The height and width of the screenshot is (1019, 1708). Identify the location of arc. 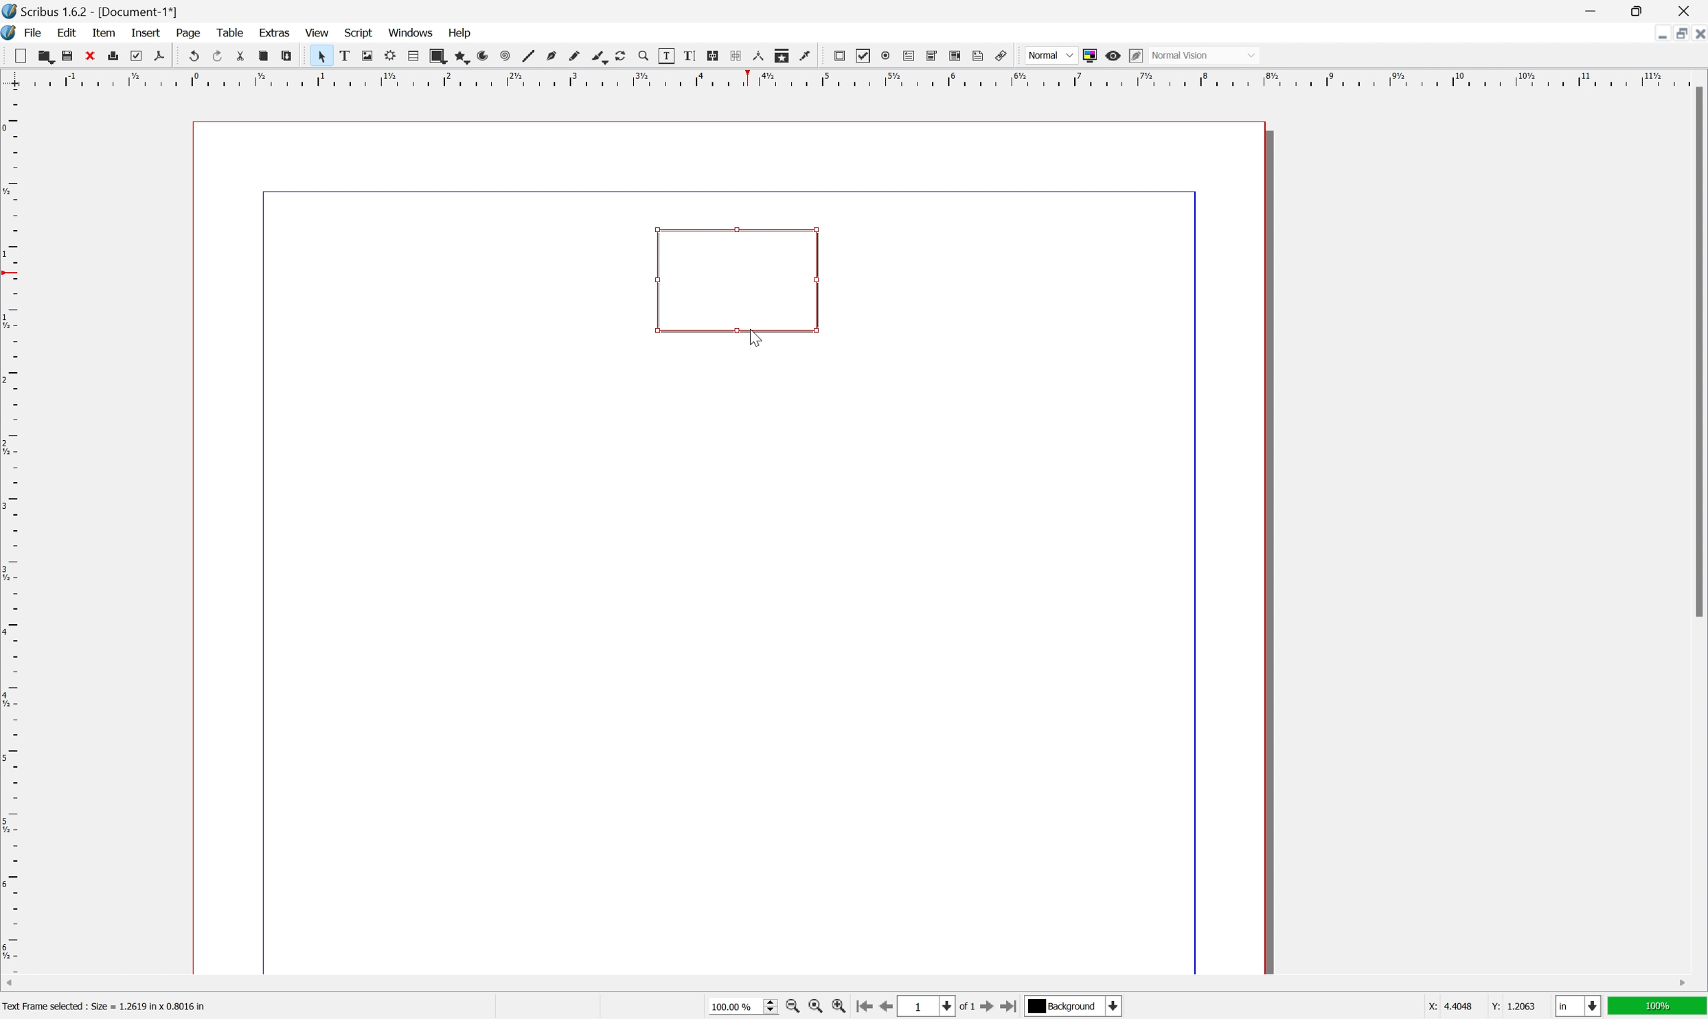
(481, 57).